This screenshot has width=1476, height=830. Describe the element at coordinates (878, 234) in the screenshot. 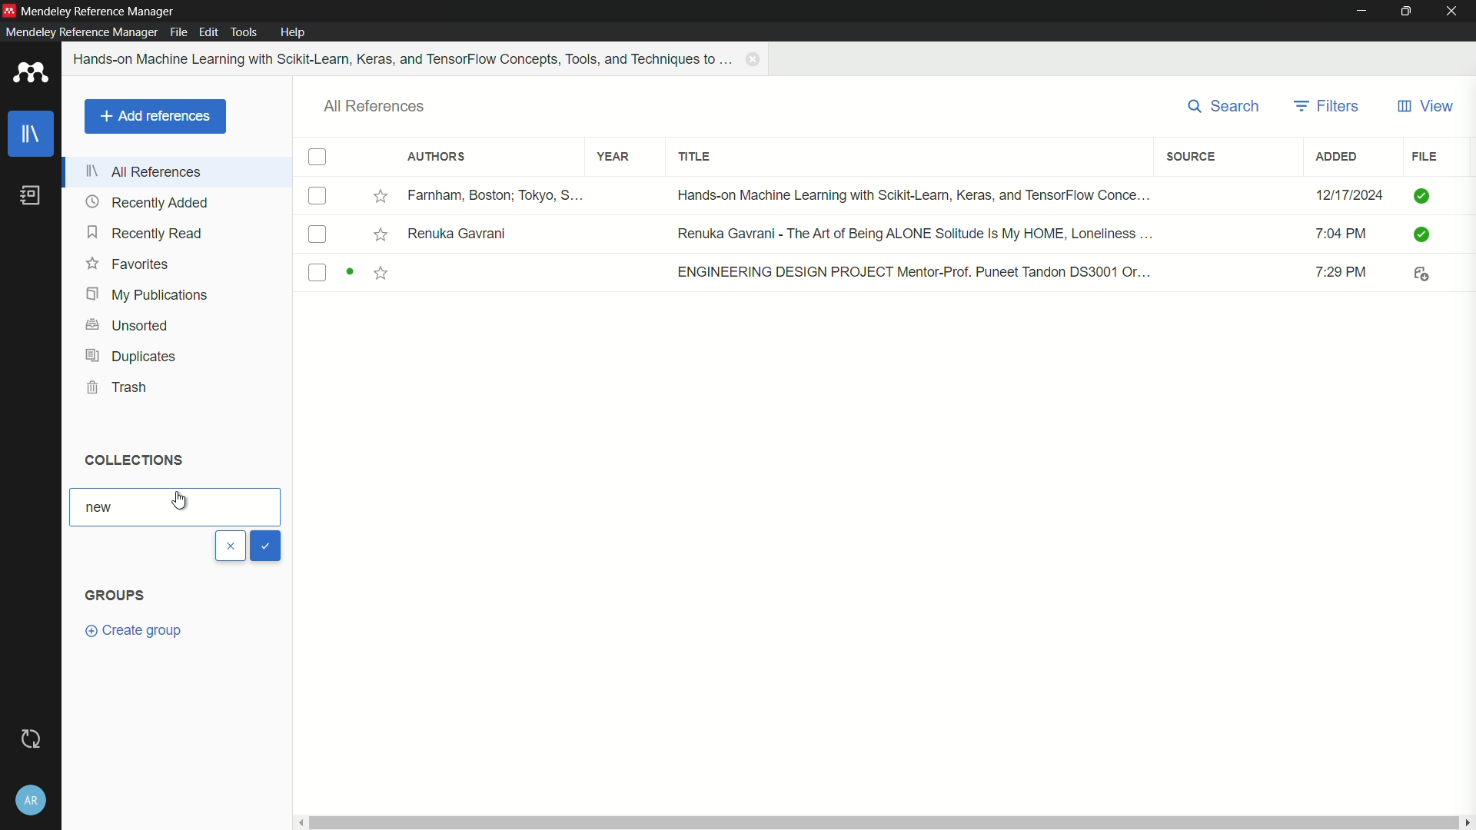

I see `book-2` at that location.